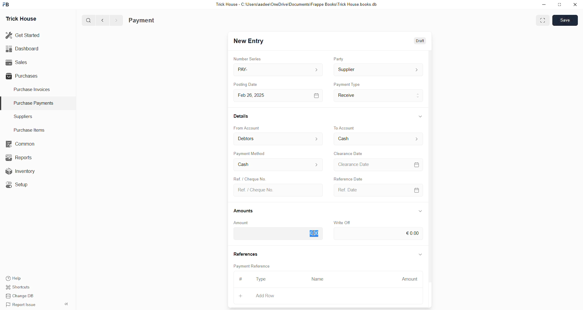 This screenshot has height=310, width=583. What do you see at coordinates (31, 90) in the screenshot?
I see `Purchase Invoices` at bounding box center [31, 90].